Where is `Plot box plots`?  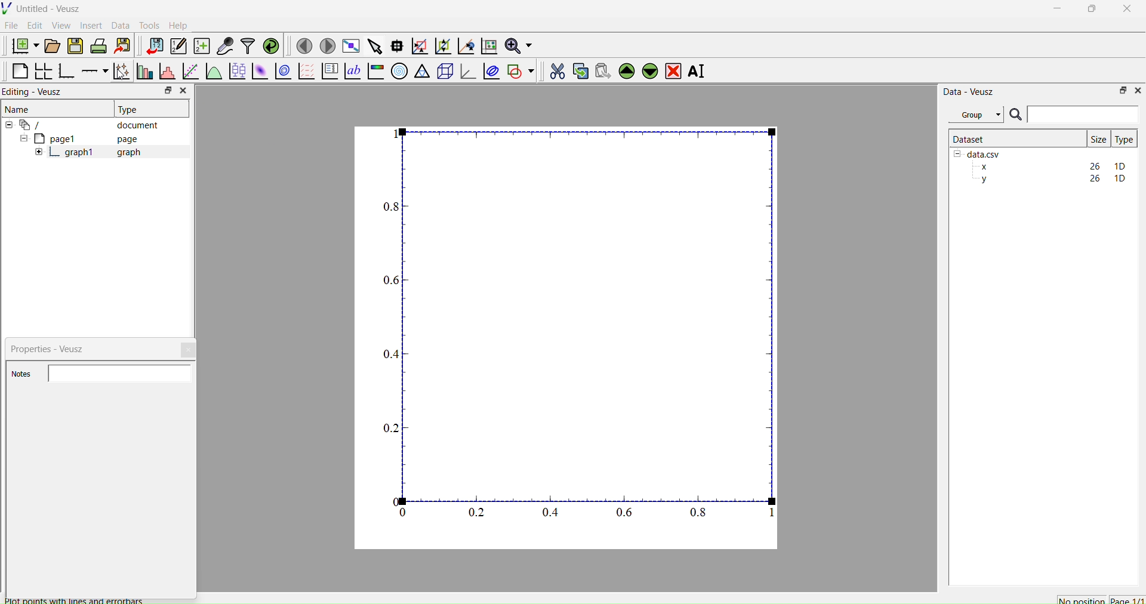
Plot box plots is located at coordinates (237, 71).